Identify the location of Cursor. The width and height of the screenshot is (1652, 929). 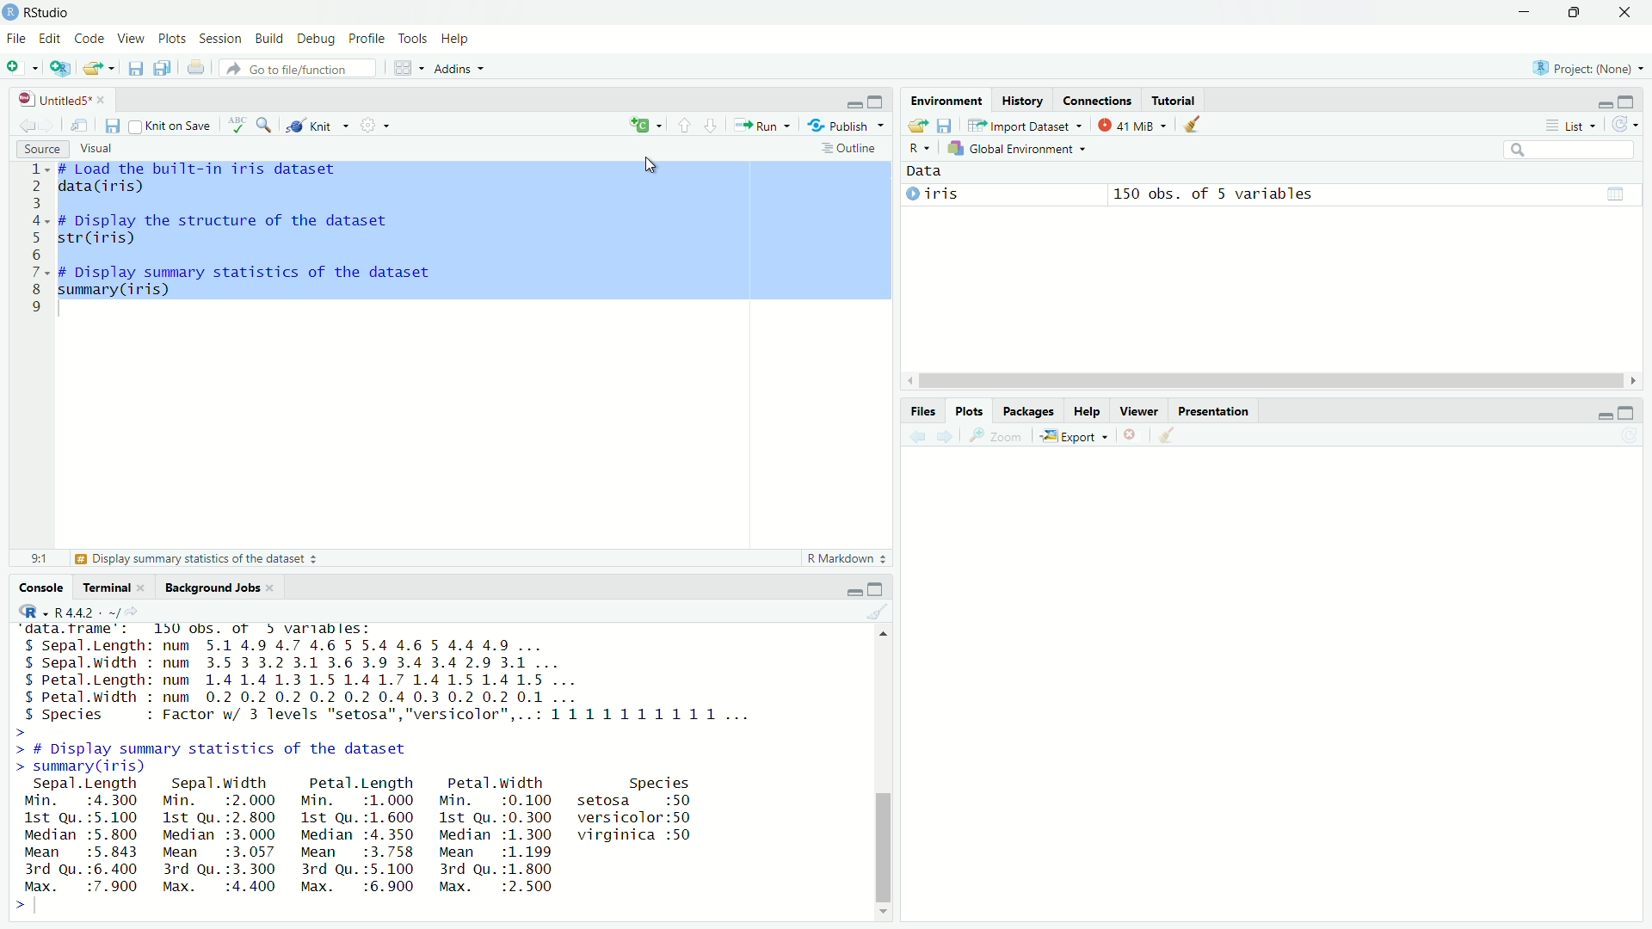
(651, 167).